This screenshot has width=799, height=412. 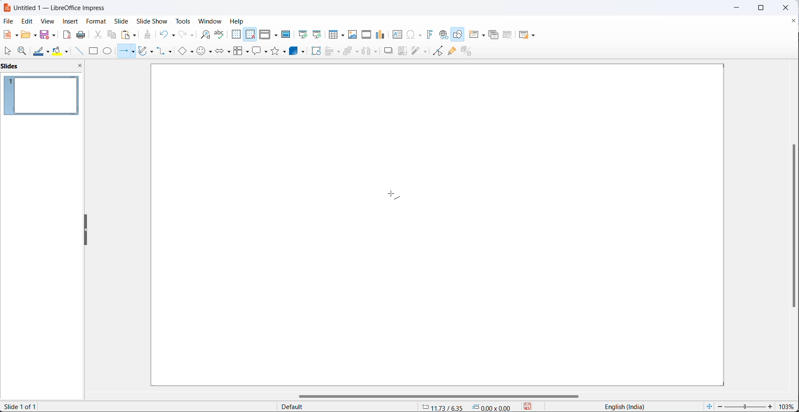 What do you see at coordinates (72, 22) in the screenshot?
I see `insert ` at bounding box center [72, 22].